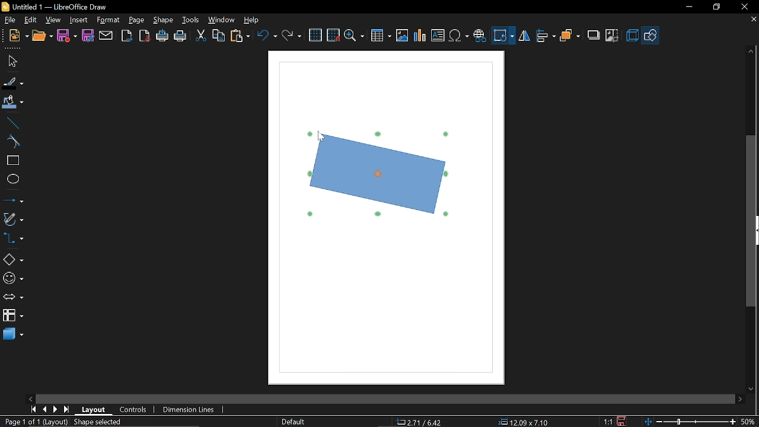 The height and width of the screenshot is (427, 759). What do you see at coordinates (127, 36) in the screenshot?
I see `Import` at bounding box center [127, 36].